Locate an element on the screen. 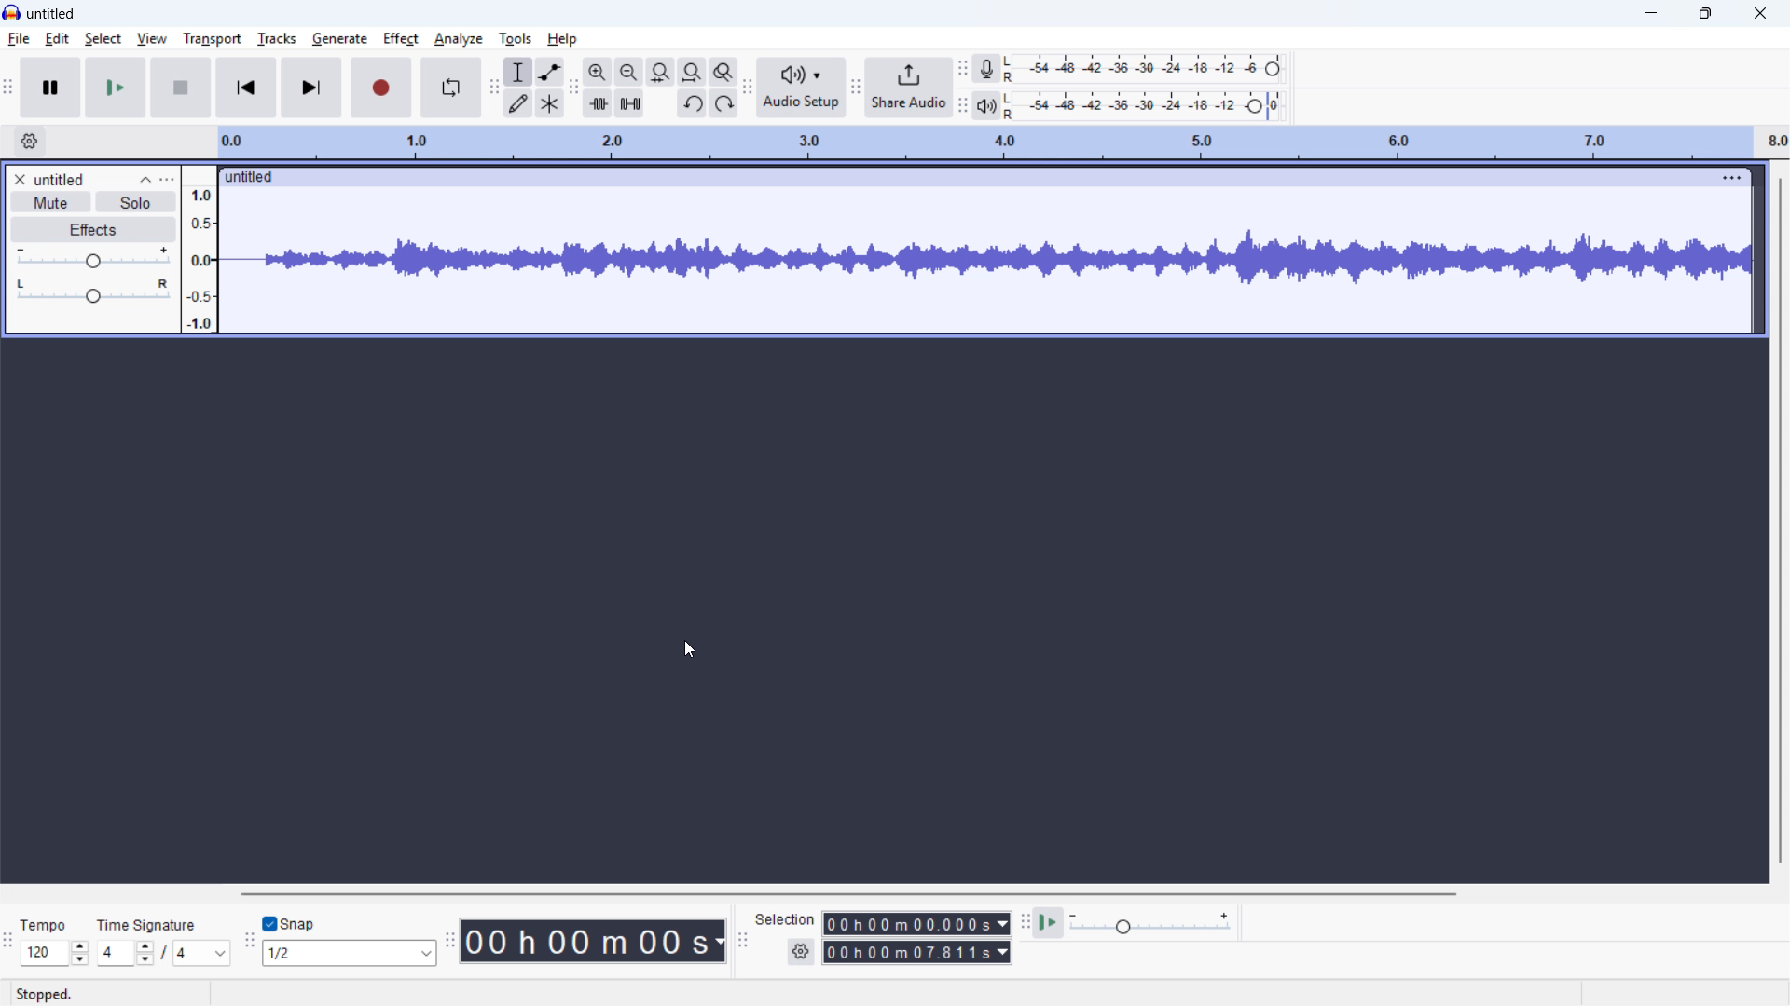 This screenshot has width=1790, height=1006. toggle zoom is located at coordinates (724, 73).